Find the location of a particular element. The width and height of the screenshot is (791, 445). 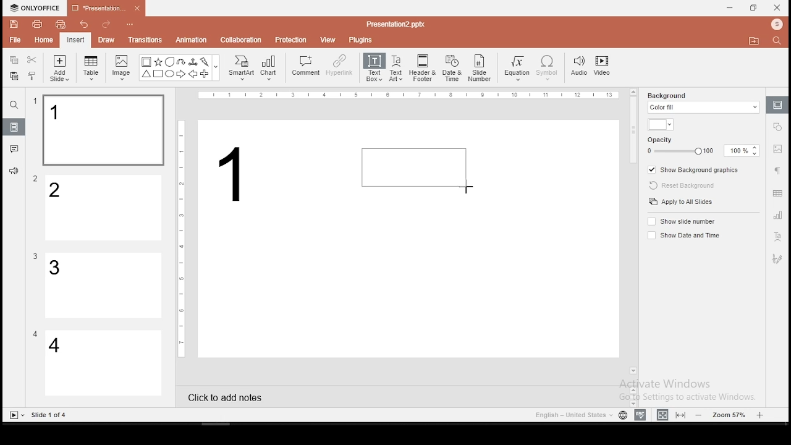

text art is located at coordinates (396, 67).